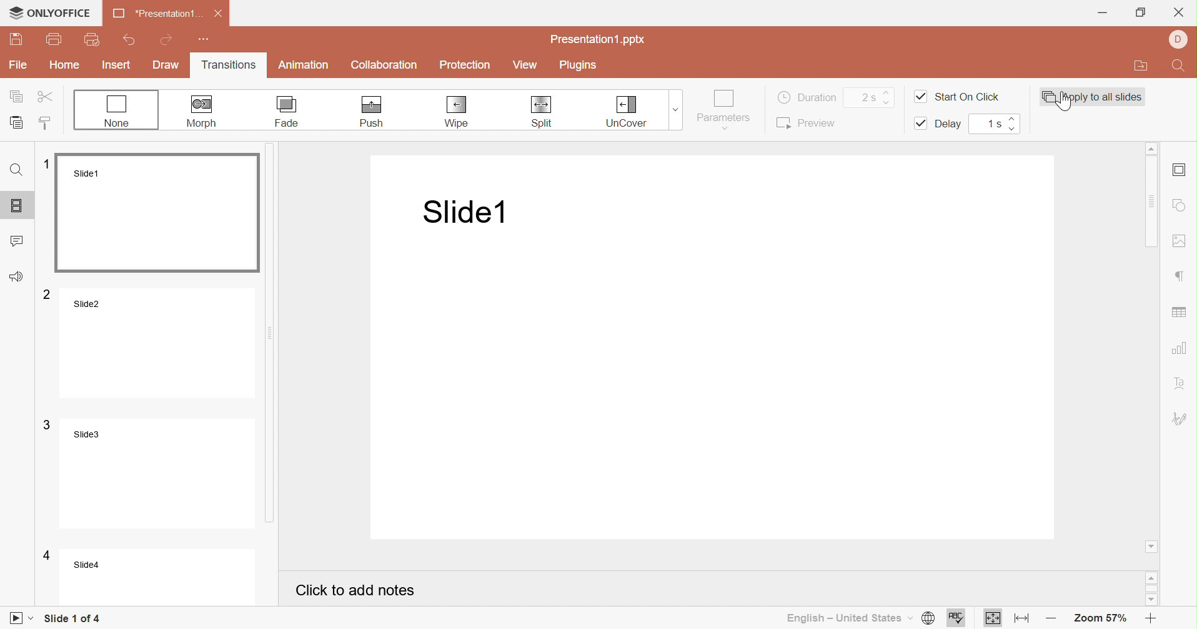 The height and width of the screenshot is (629, 1197). Describe the element at coordinates (1013, 118) in the screenshot. I see `Increase delay` at that location.